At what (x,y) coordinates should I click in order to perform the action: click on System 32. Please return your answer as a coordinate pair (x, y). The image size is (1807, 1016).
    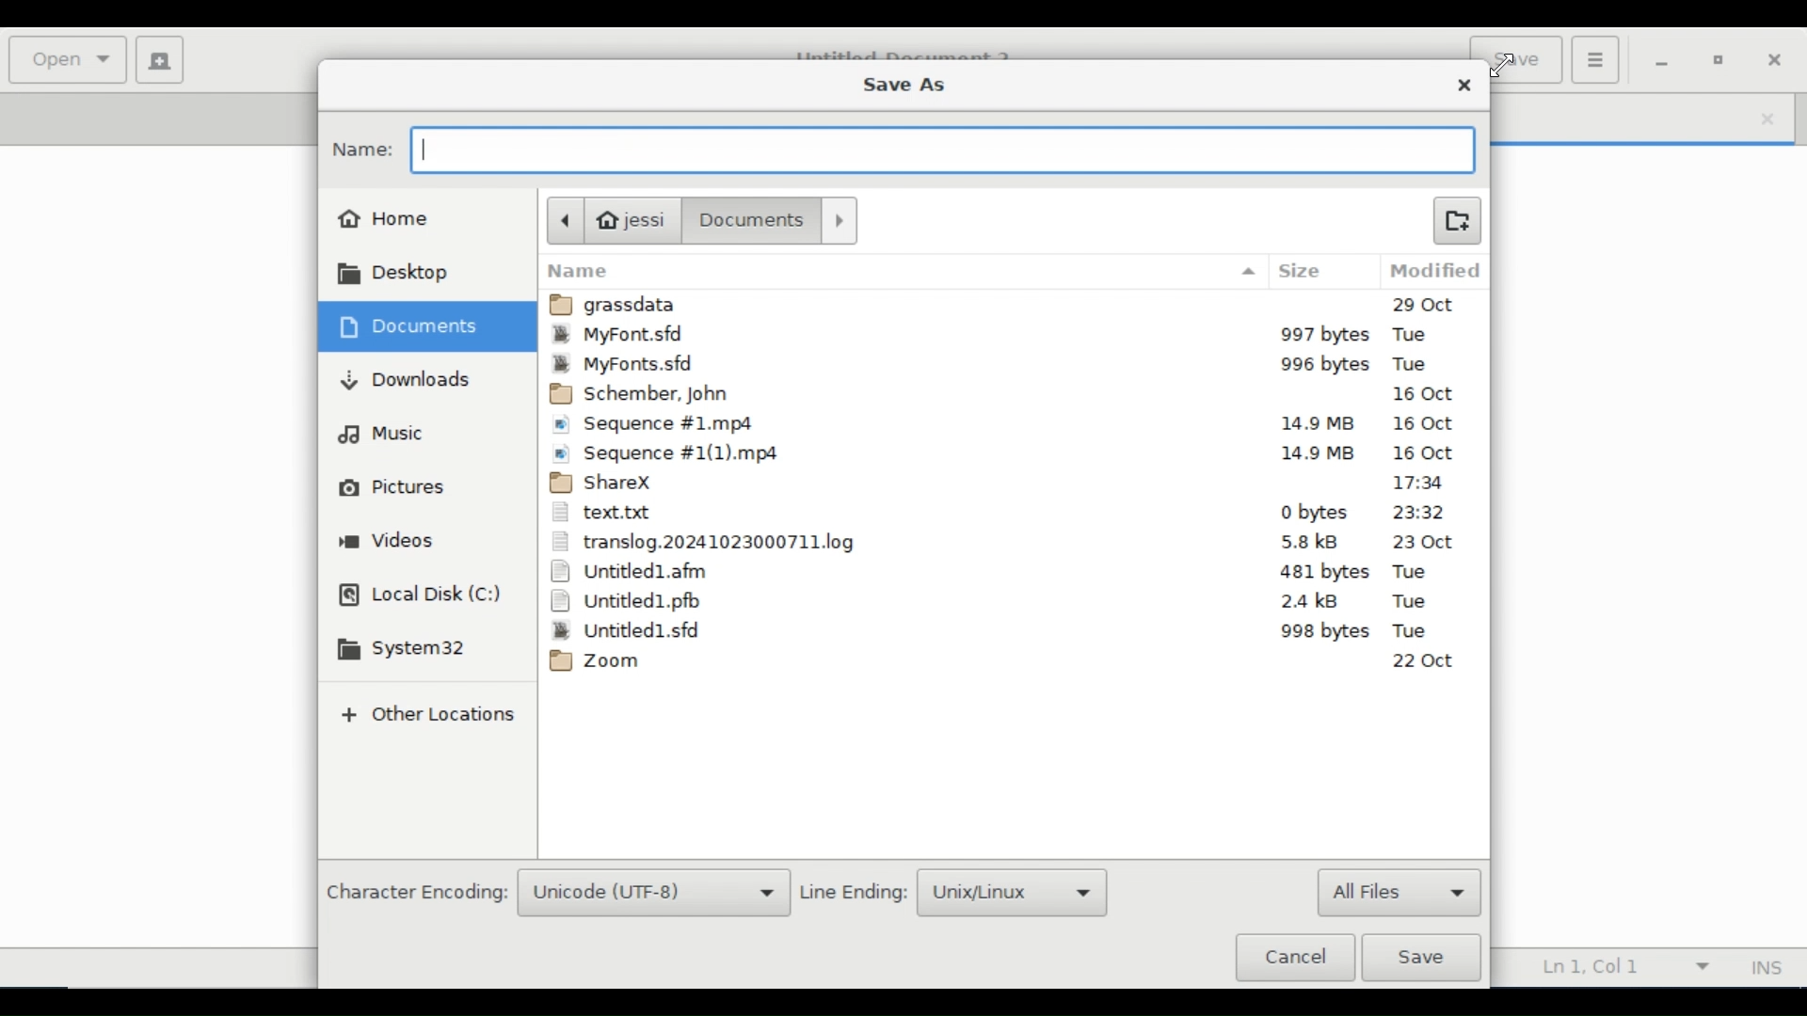
    Looking at the image, I should click on (400, 649).